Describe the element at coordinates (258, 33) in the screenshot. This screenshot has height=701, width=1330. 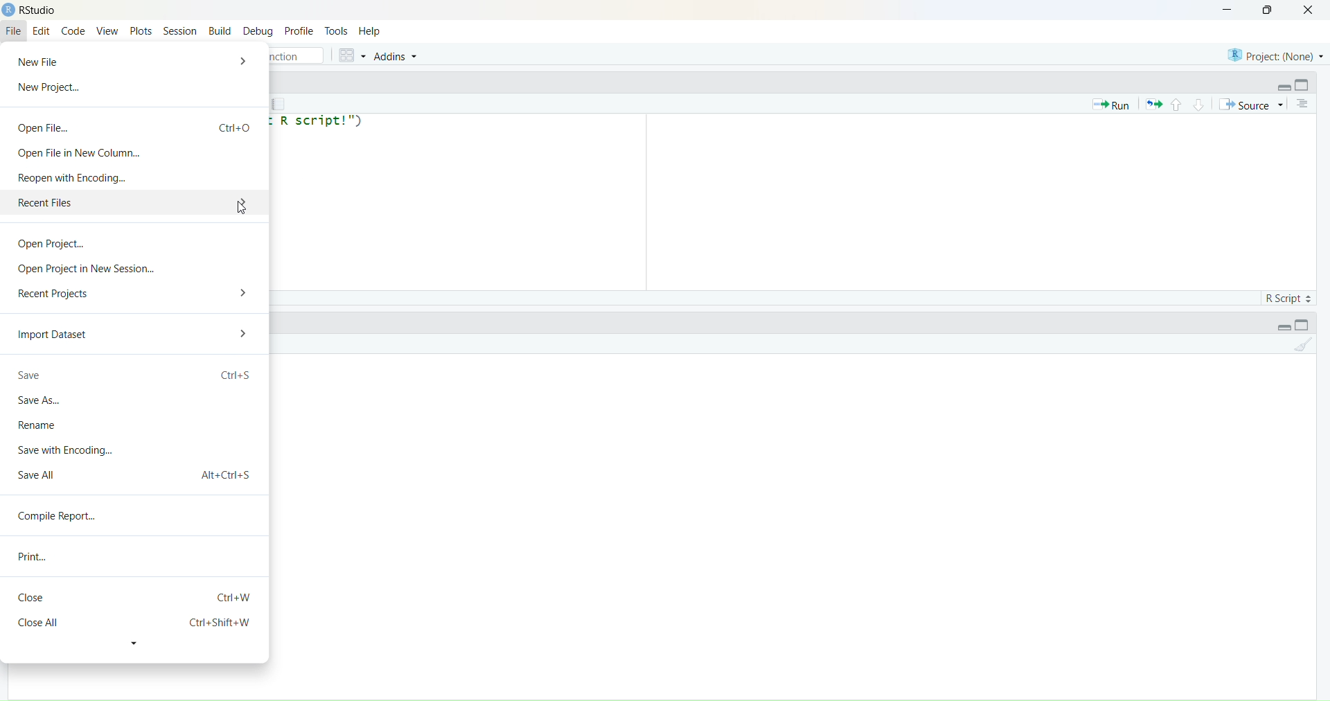
I see `Debug` at that location.